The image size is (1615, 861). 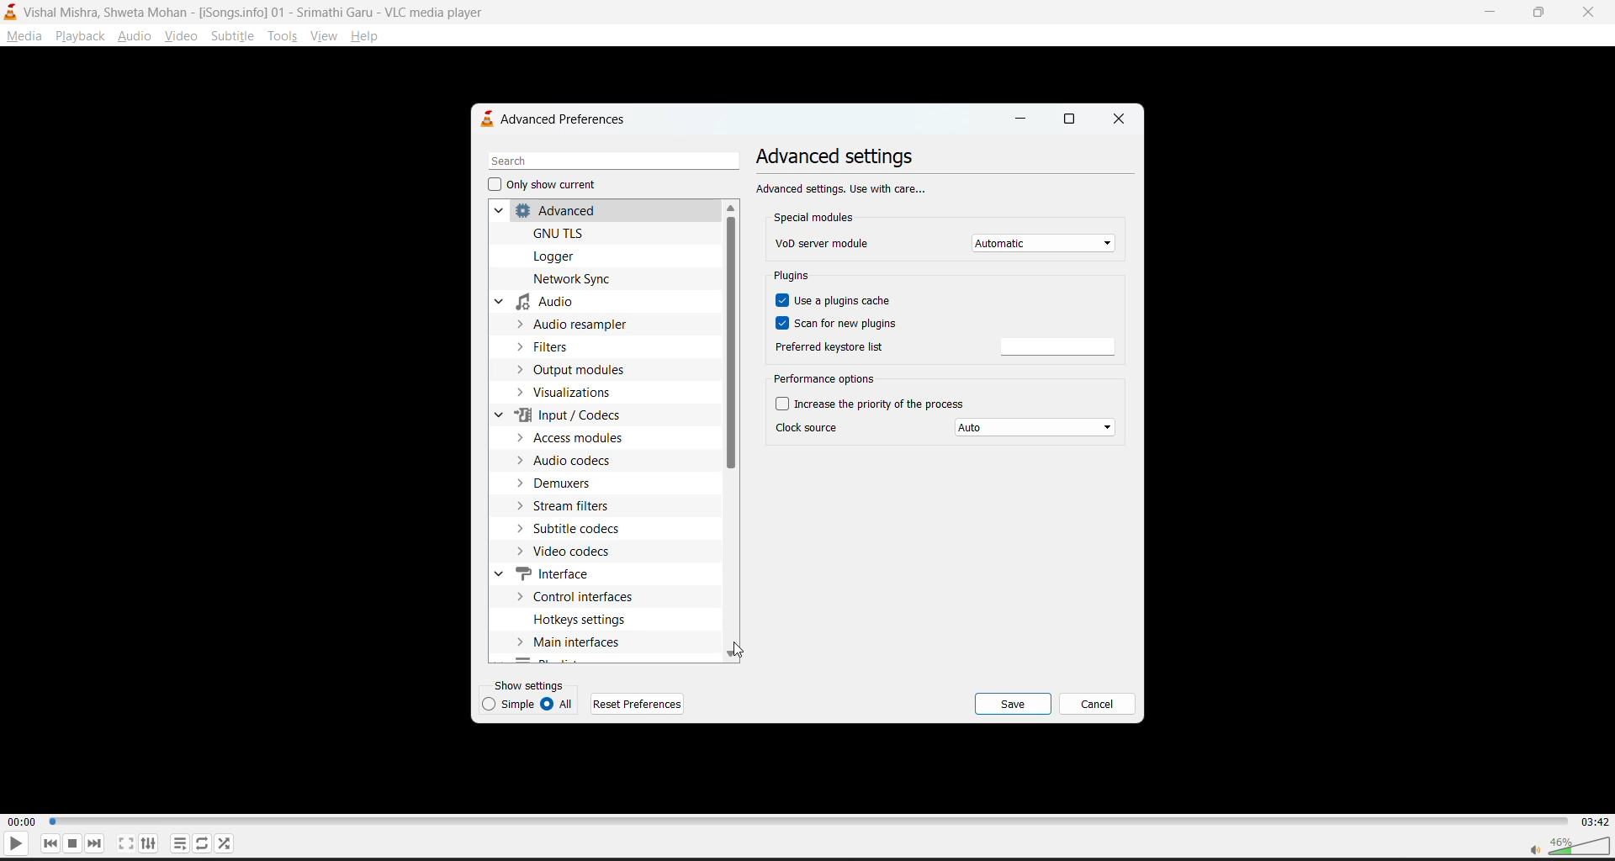 What do you see at coordinates (1594, 821) in the screenshot?
I see `03:42` at bounding box center [1594, 821].